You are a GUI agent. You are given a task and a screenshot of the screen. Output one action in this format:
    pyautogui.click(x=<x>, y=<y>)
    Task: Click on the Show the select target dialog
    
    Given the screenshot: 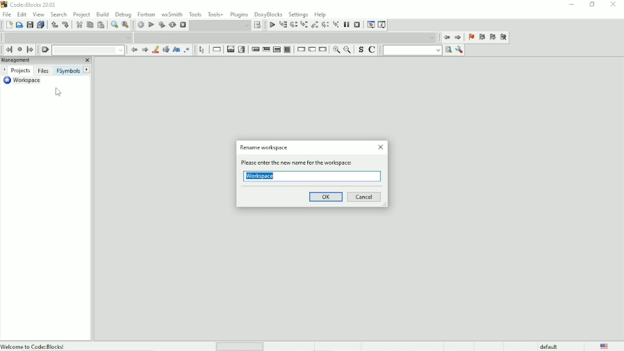 What is the action you would take?
    pyautogui.click(x=258, y=25)
    